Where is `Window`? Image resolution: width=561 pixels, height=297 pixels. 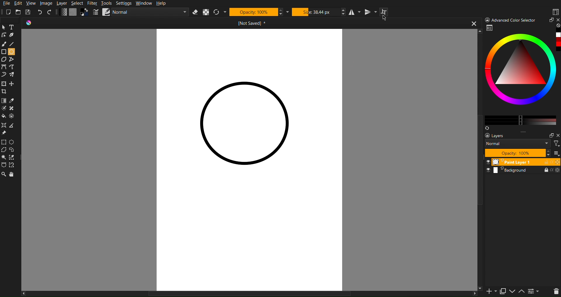
Window is located at coordinates (145, 3).